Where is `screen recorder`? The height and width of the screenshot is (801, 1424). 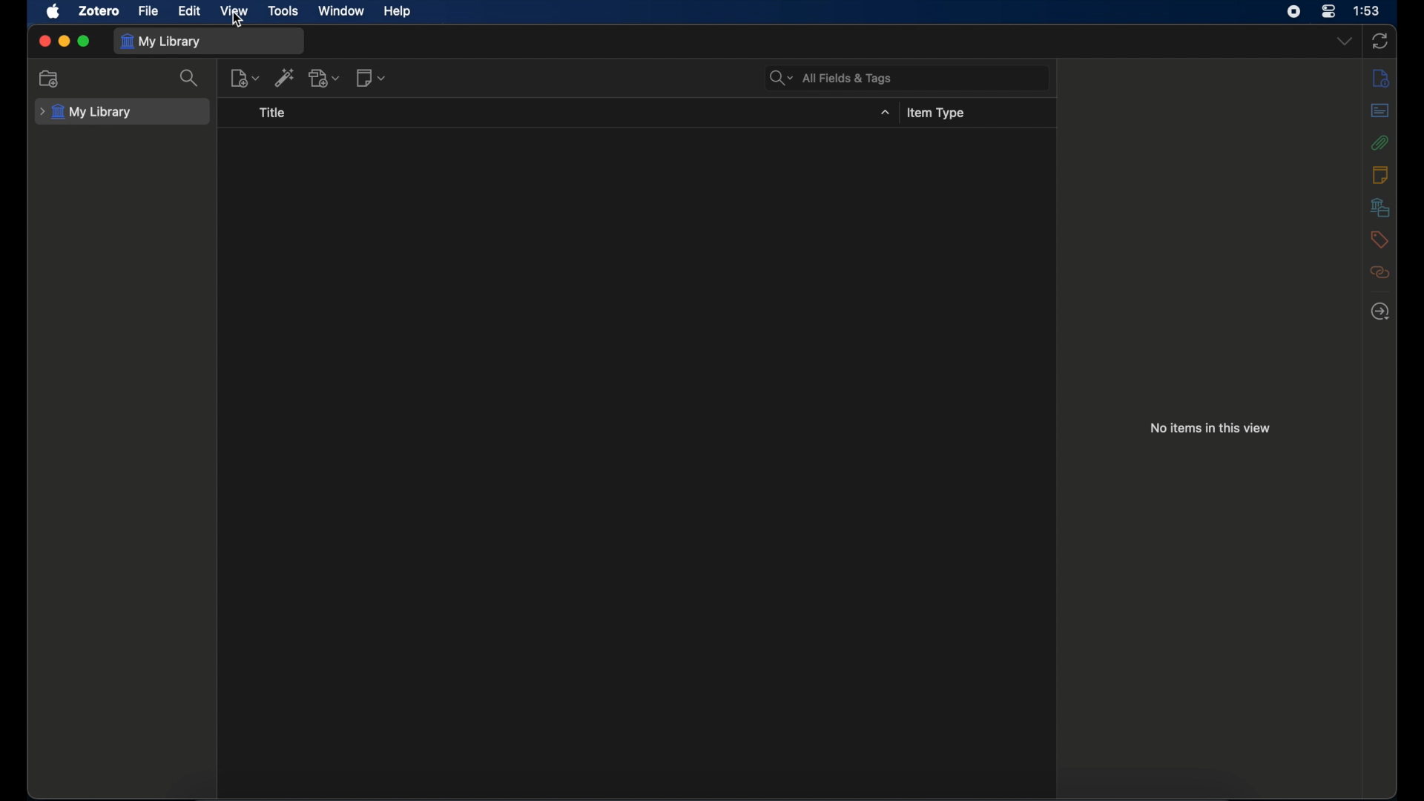 screen recorder is located at coordinates (1293, 11).